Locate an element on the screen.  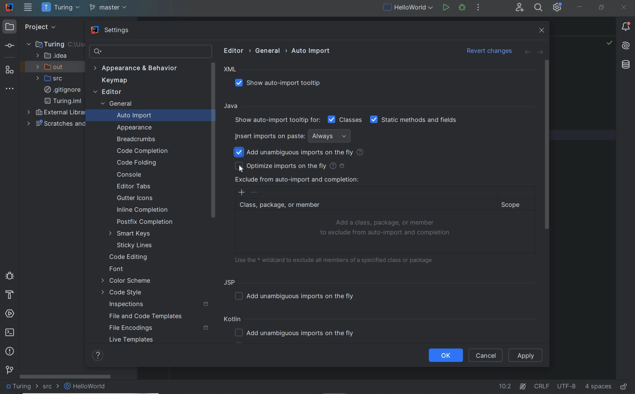
SRC is located at coordinates (51, 387).